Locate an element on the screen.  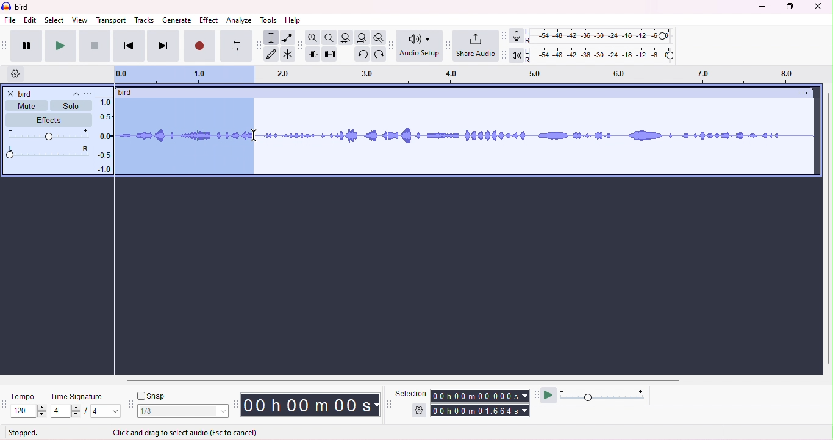
pause is located at coordinates (27, 46).